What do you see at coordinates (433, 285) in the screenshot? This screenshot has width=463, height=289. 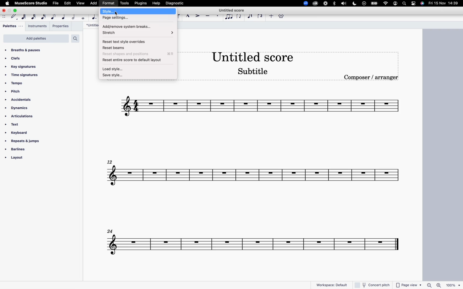 I see `Zoom in/out` at bounding box center [433, 285].